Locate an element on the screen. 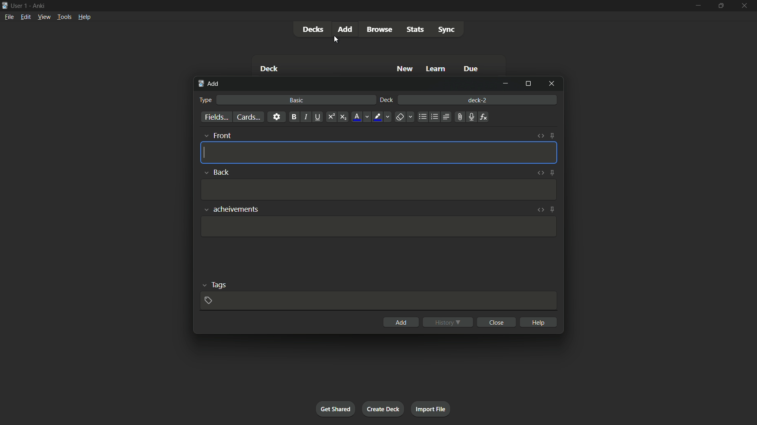 Image resolution: width=757 pixels, height=425 pixels. basic is located at coordinates (297, 100).